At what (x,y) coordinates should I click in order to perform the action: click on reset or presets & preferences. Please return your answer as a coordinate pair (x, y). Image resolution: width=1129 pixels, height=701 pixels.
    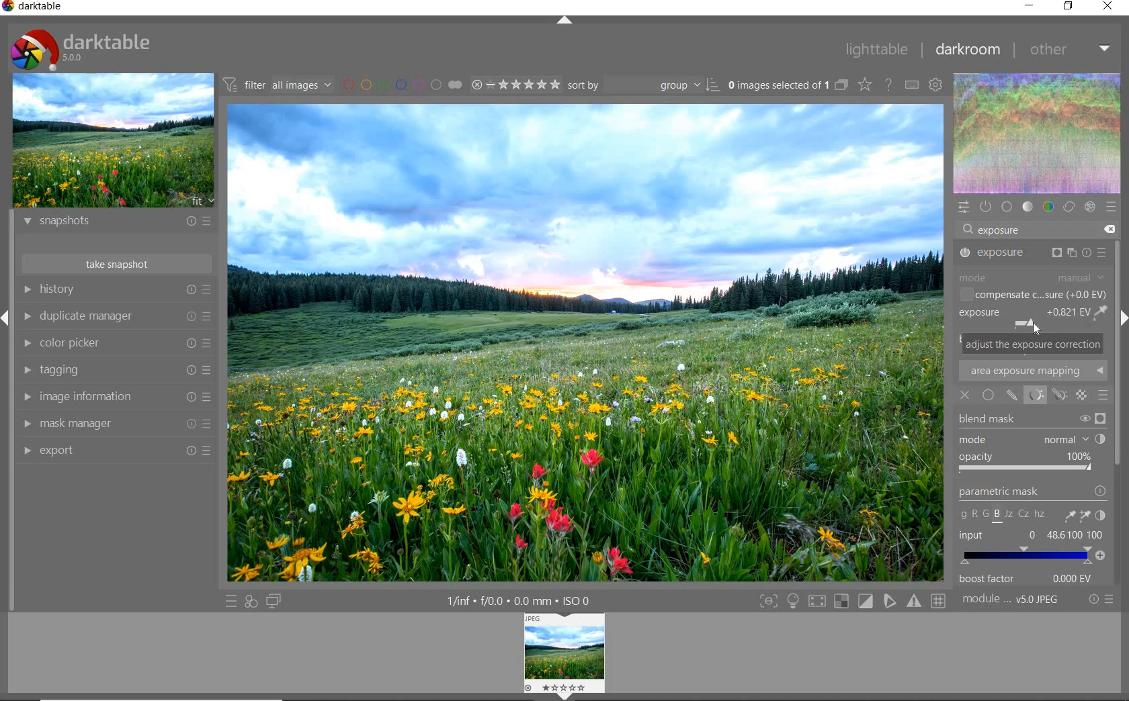
    Looking at the image, I should click on (1099, 602).